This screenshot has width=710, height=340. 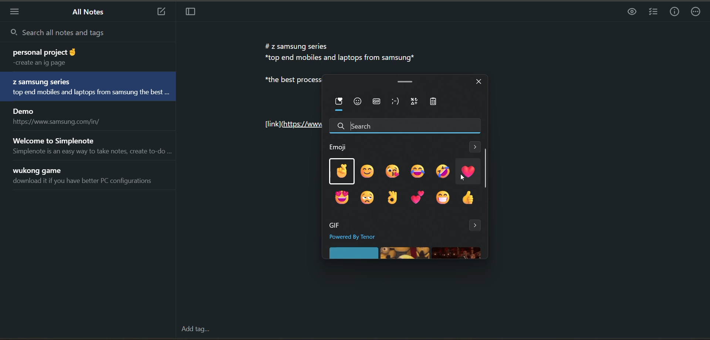 What do you see at coordinates (340, 146) in the screenshot?
I see `emoji` at bounding box center [340, 146].